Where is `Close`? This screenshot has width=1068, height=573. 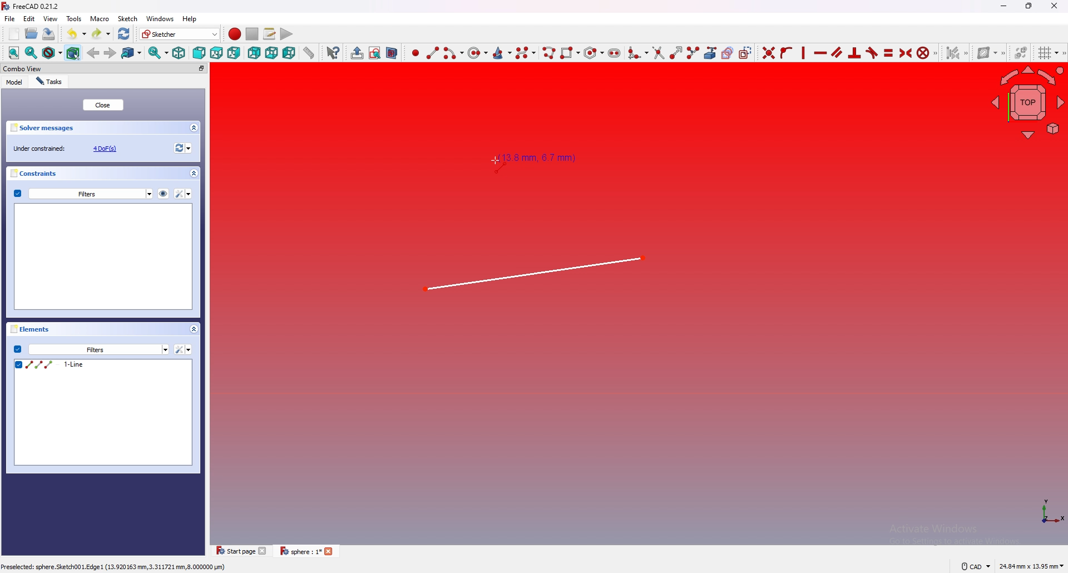
Close is located at coordinates (104, 105).